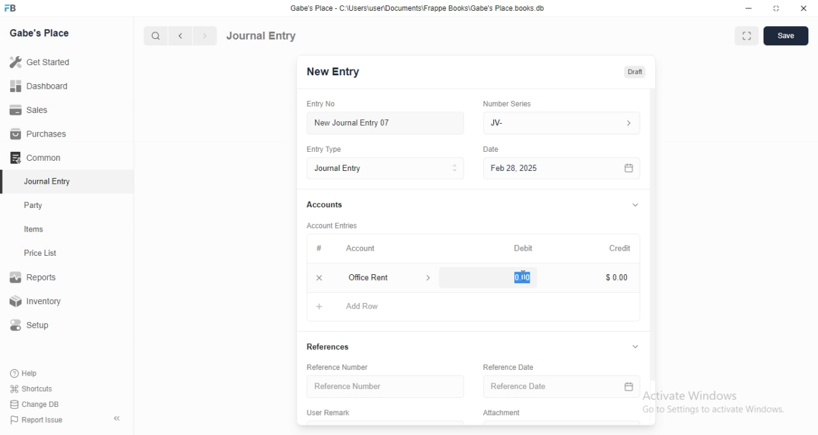  Describe the element at coordinates (330, 414) in the screenshot. I see `User Remark` at that location.